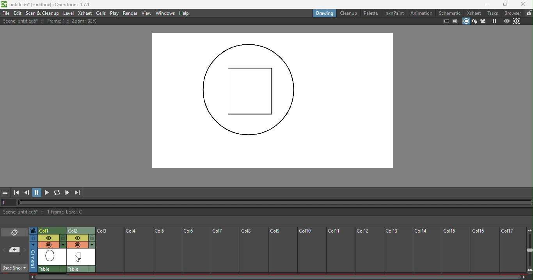  What do you see at coordinates (57, 192) in the screenshot?
I see `Loop` at bounding box center [57, 192].